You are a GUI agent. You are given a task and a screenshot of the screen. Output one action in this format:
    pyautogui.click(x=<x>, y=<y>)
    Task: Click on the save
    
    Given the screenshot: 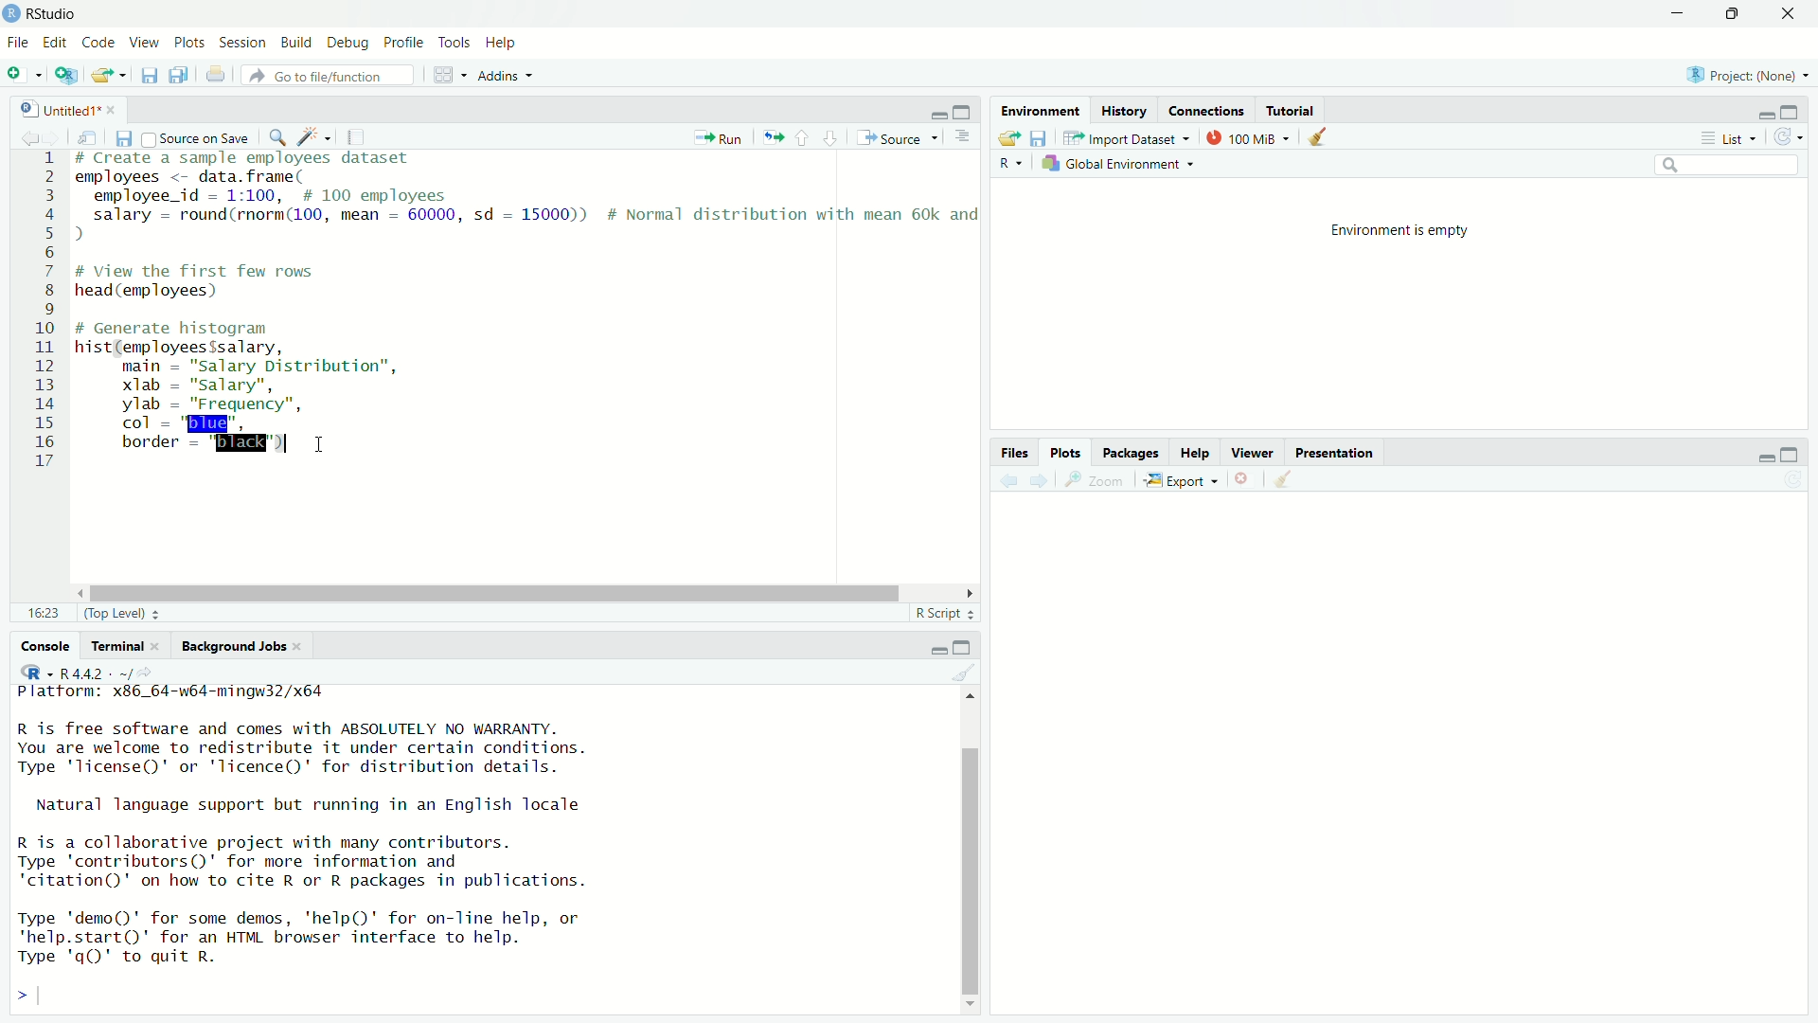 What is the action you would take?
    pyautogui.click(x=150, y=75)
    